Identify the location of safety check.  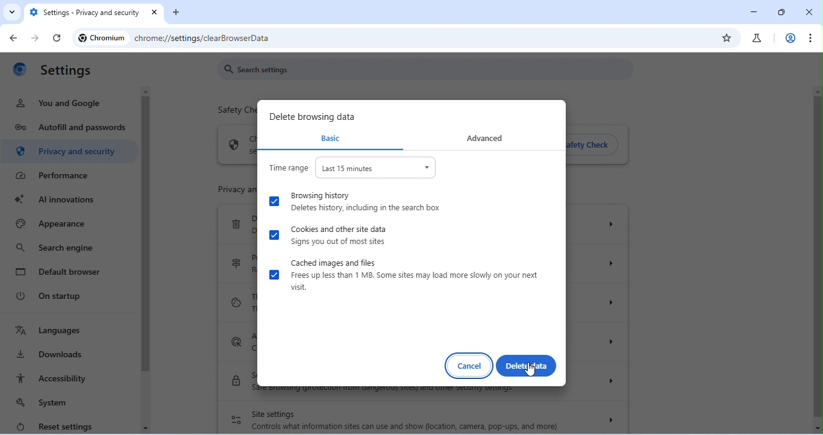
(594, 146).